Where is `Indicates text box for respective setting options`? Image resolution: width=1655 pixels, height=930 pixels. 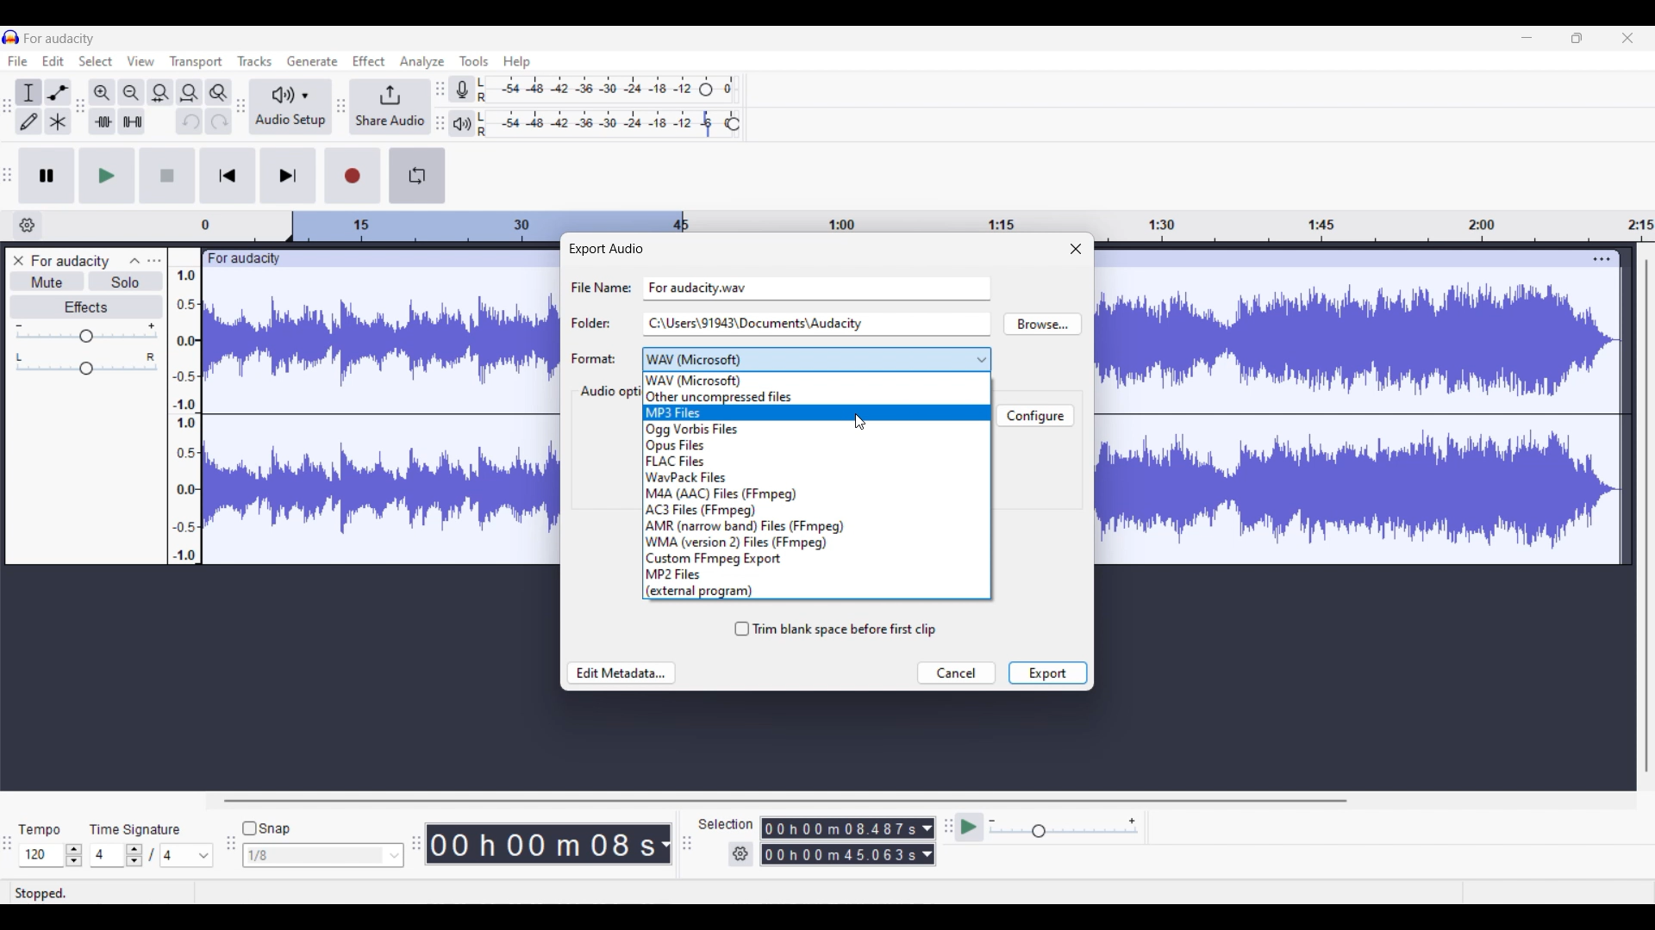 Indicates text box for respective setting options is located at coordinates (599, 323).